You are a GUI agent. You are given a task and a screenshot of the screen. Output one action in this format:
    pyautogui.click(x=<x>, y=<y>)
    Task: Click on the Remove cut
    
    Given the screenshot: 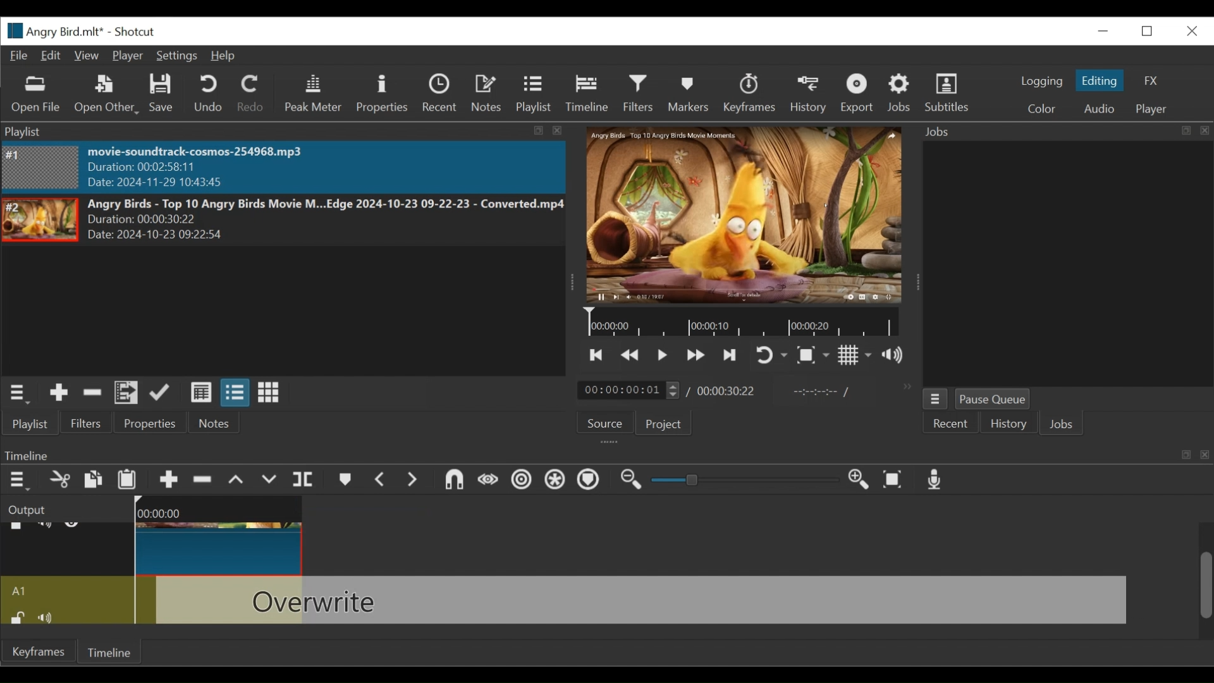 What is the action you would take?
    pyautogui.click(x=92, y=394)
    